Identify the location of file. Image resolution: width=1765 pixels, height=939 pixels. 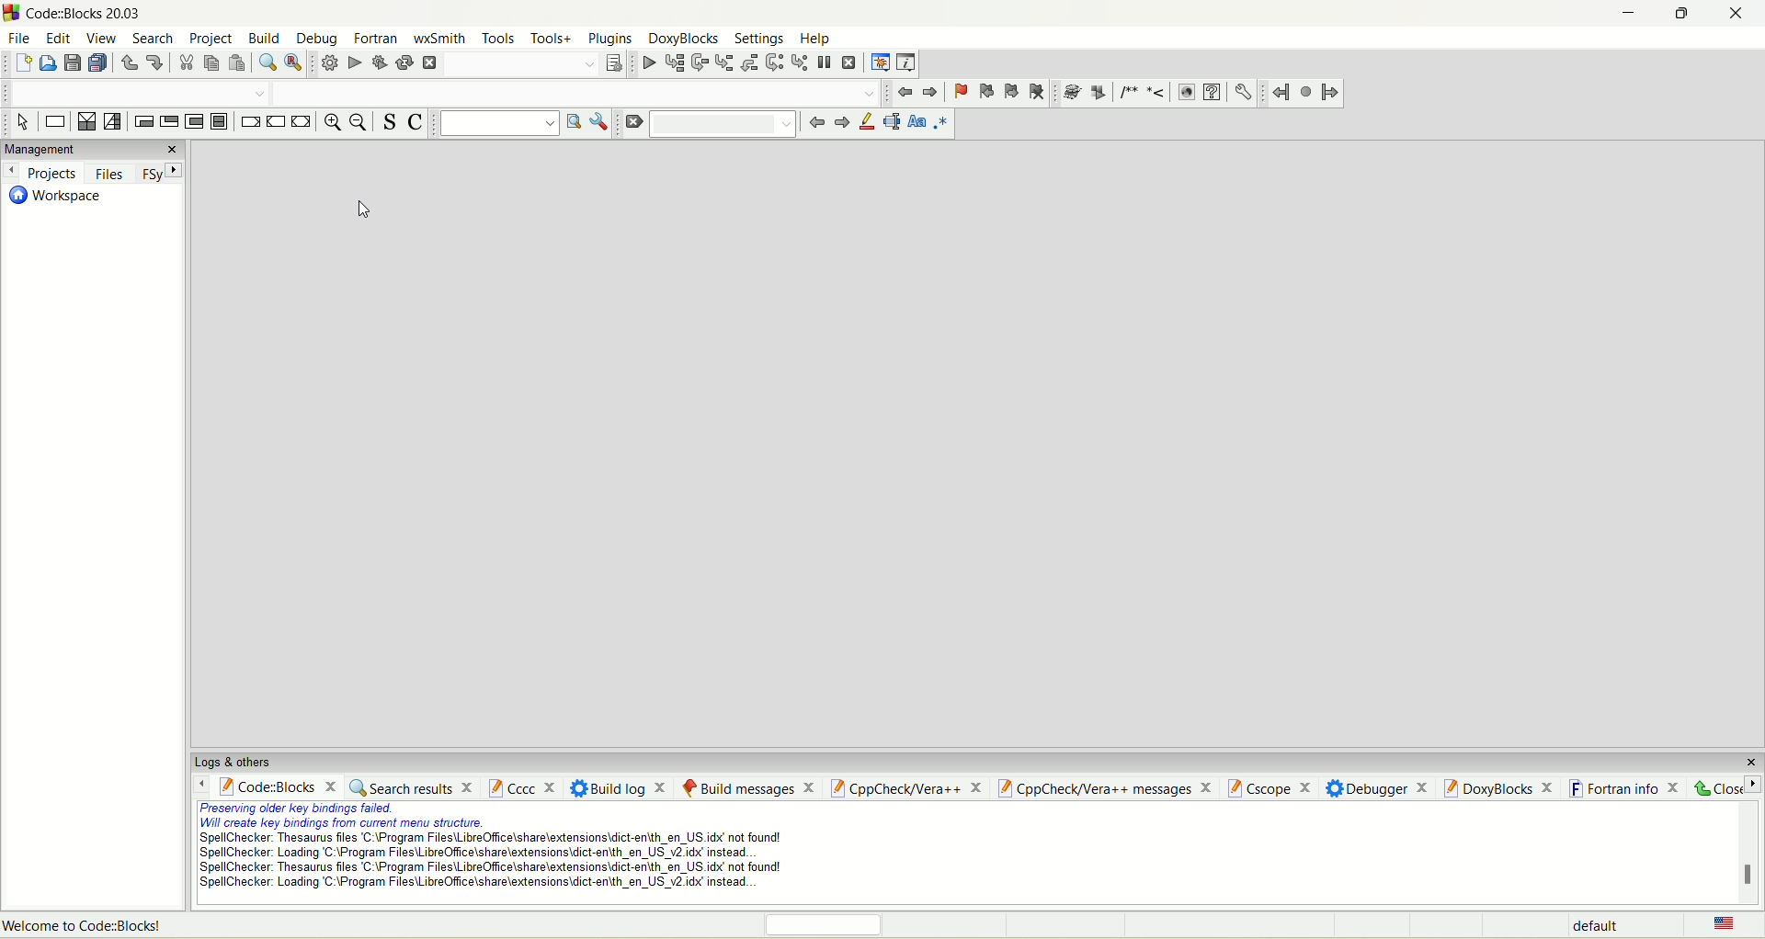
(17, 38).